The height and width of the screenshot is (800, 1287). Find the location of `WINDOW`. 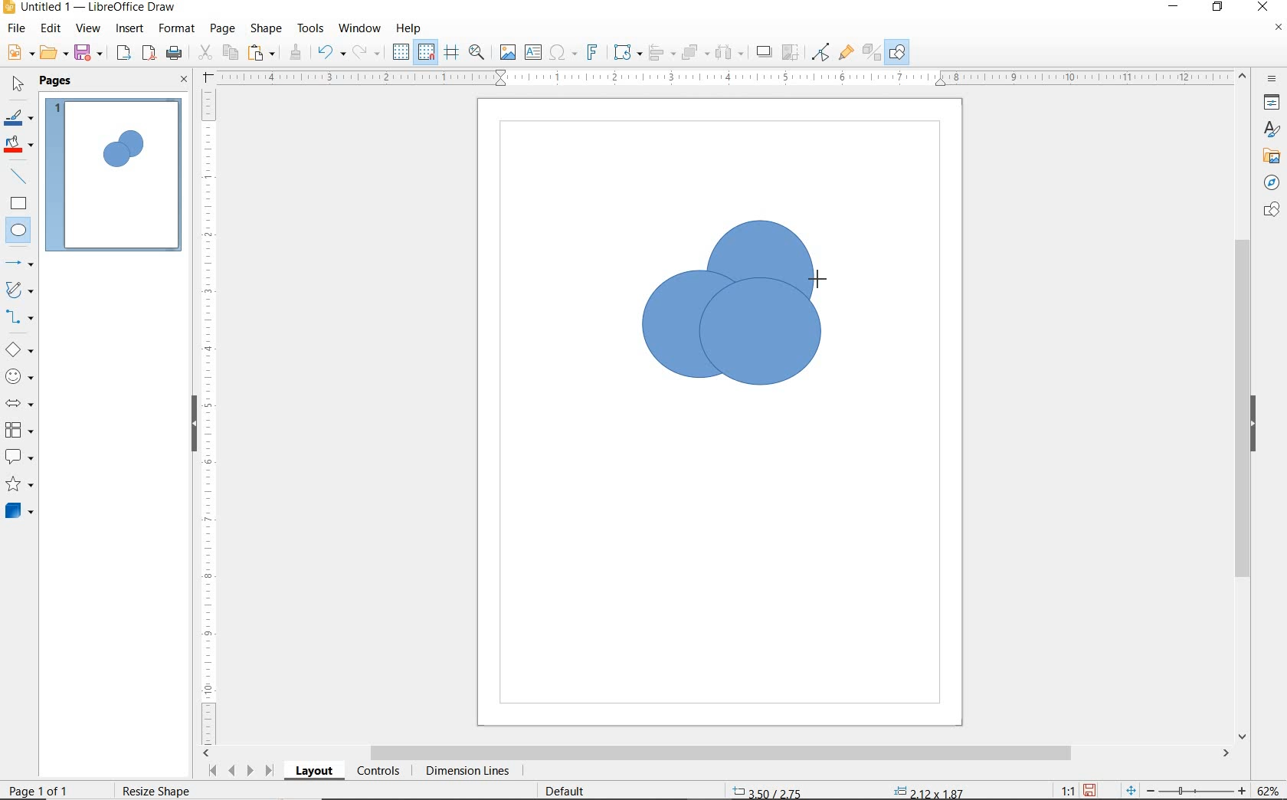

WINDOW is located at coordinates (359, 28).